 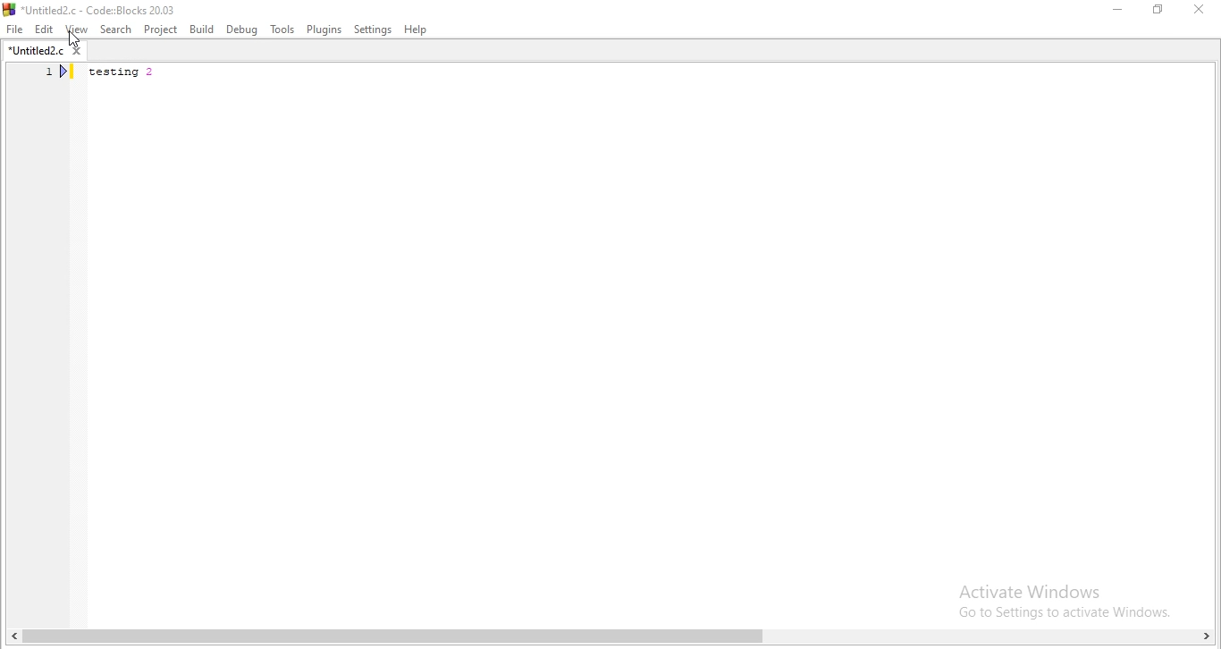 What do you see at coordinates (49, 148) in the screenshot?
I see `line number` at bounding box center [49, 148].